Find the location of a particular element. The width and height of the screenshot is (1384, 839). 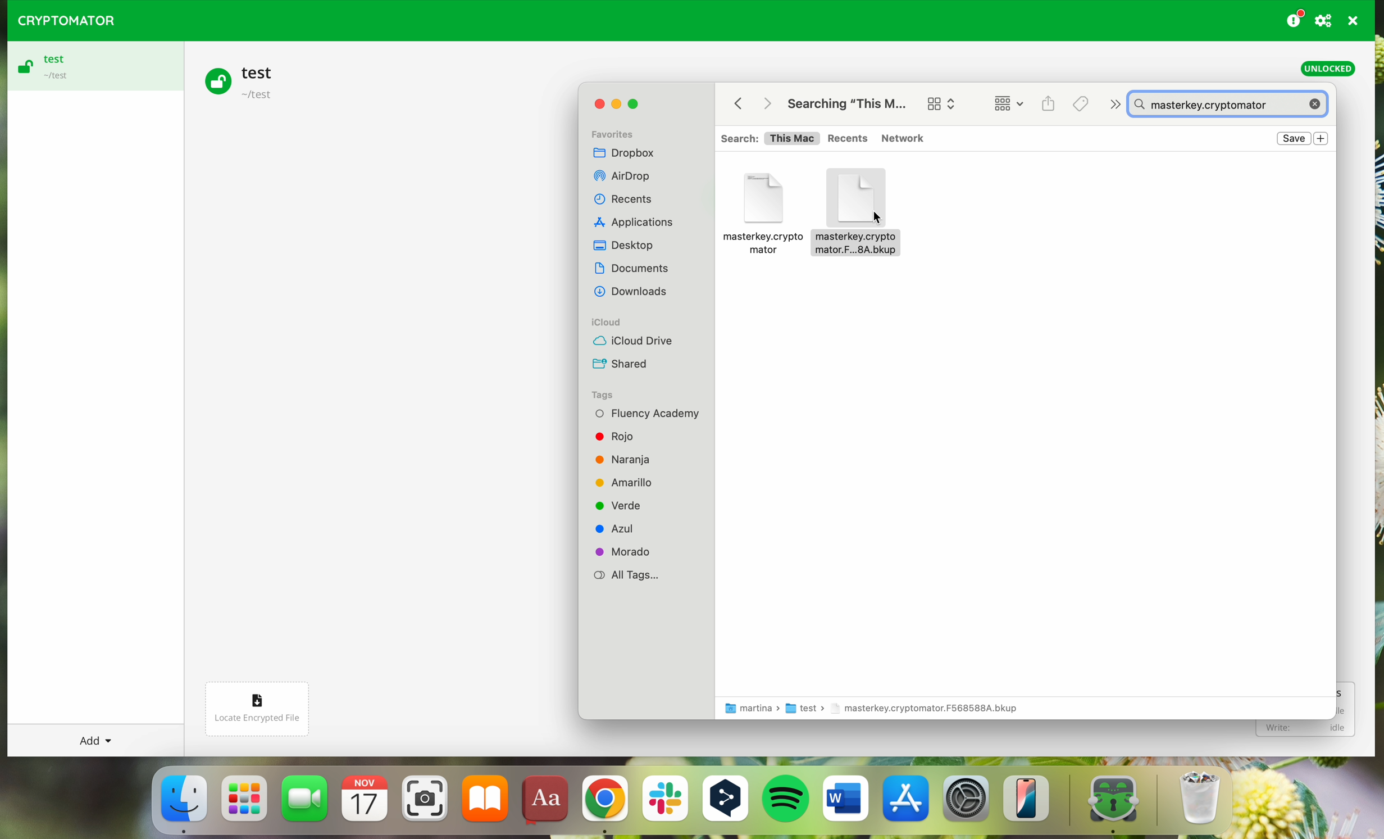

donating button is located at coordinates (1295, 19).